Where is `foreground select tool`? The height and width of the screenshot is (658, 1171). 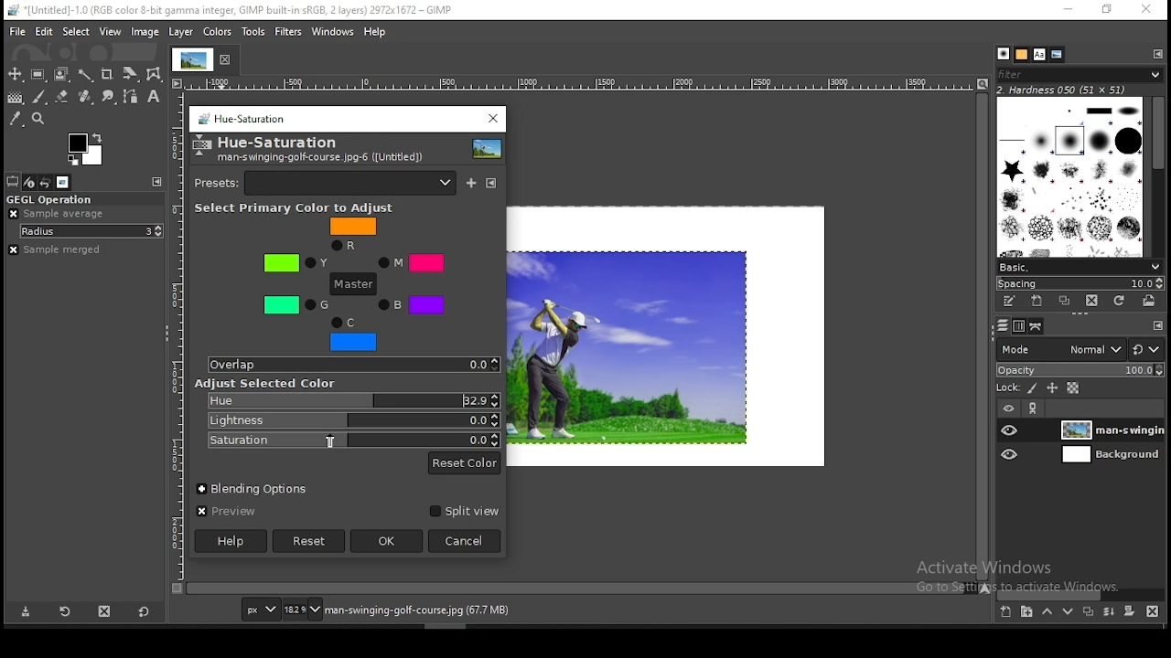 foreground select tool is located at coordinates (60, 74).